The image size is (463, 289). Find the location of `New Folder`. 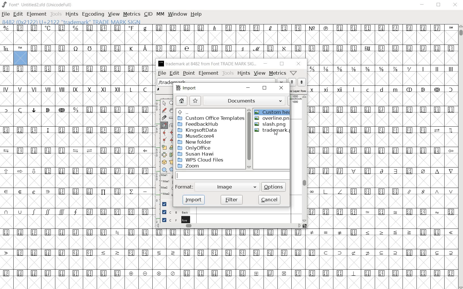

New Folder is located at coordinates (195, 142).